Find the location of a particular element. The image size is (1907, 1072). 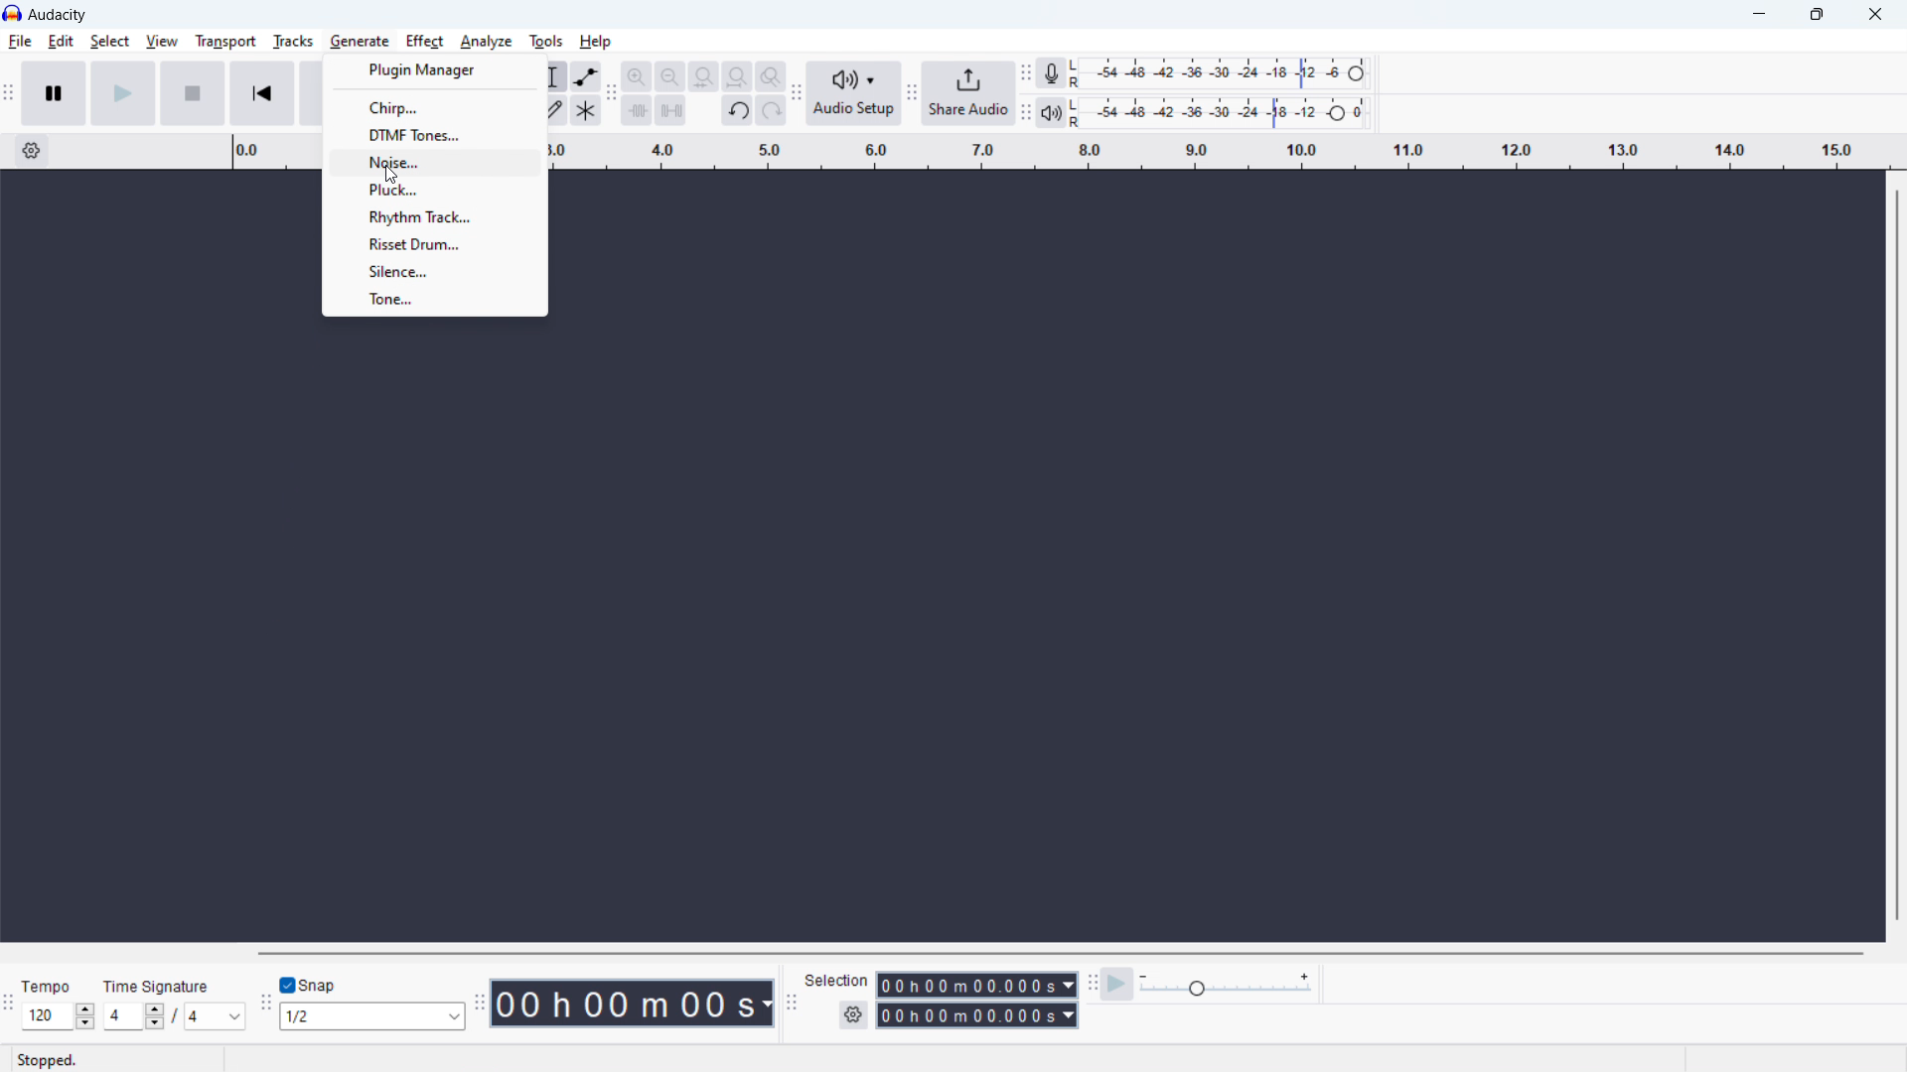

Timeline is located at coordinates (276, 146).